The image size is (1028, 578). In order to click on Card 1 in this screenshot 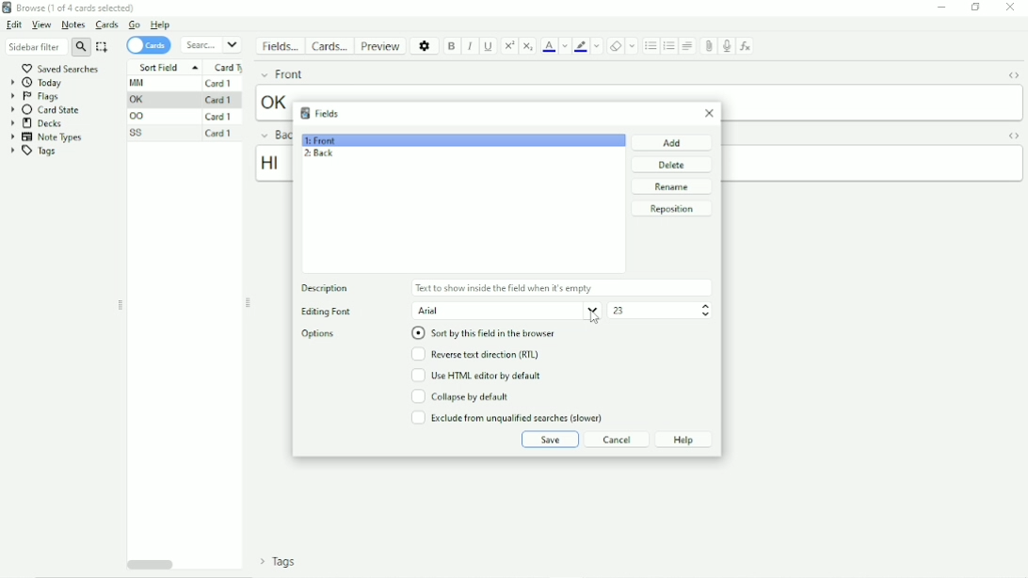, I will do `click(220, 83)`.